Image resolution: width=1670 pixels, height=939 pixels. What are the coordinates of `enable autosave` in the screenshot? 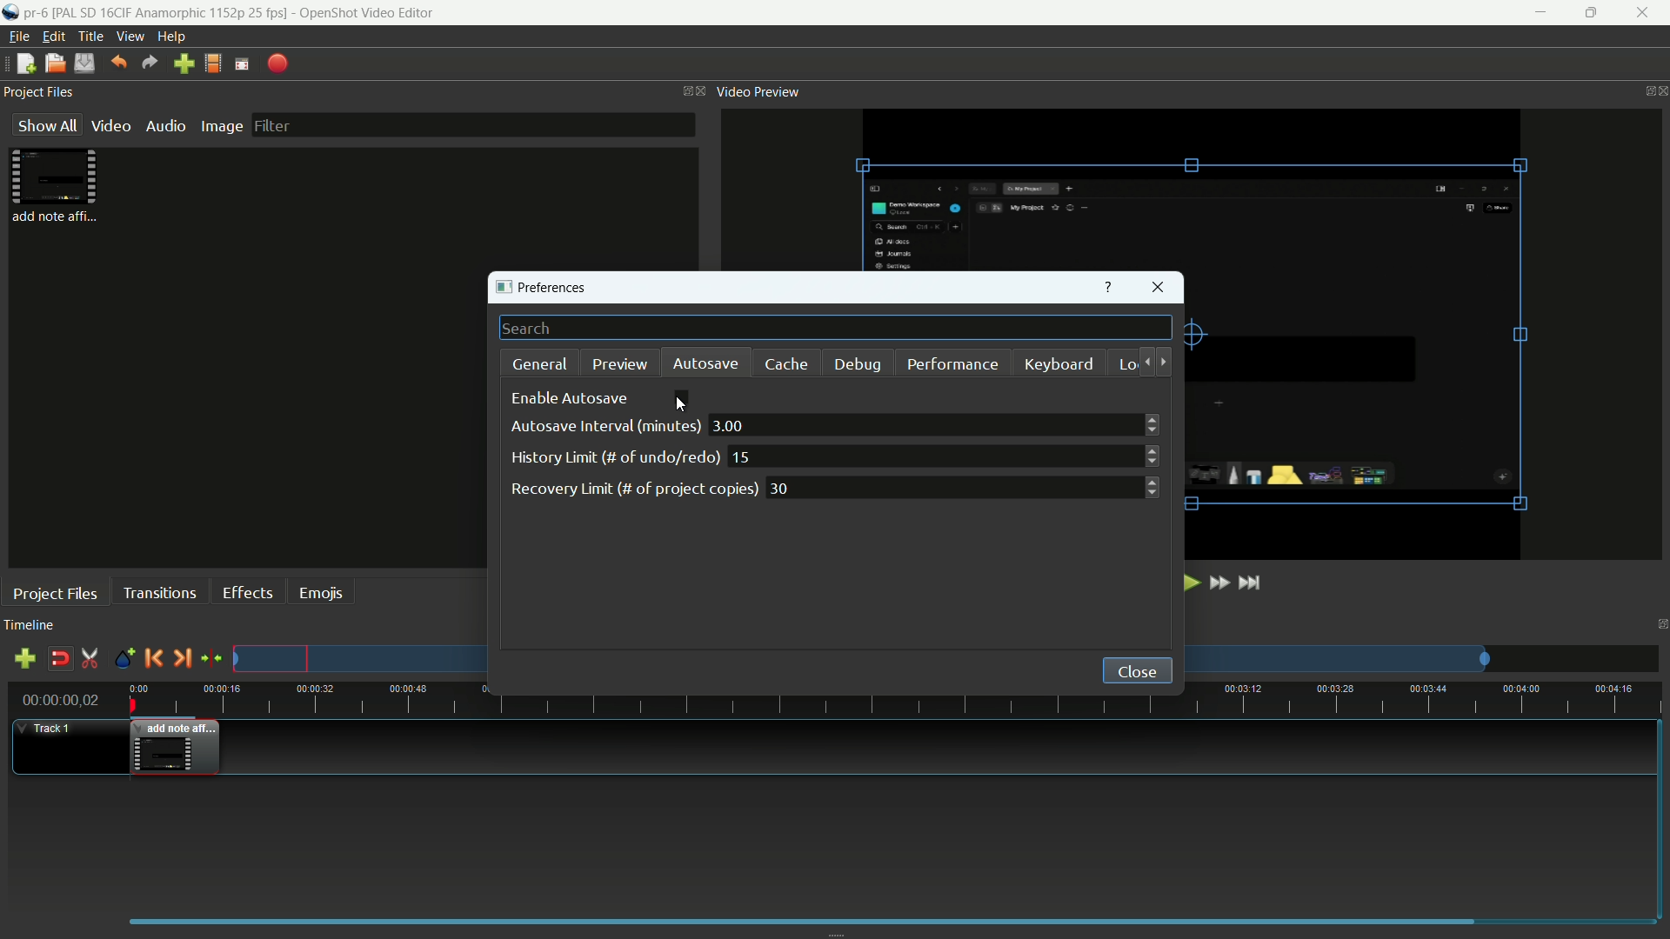 It's located at (571, 399).